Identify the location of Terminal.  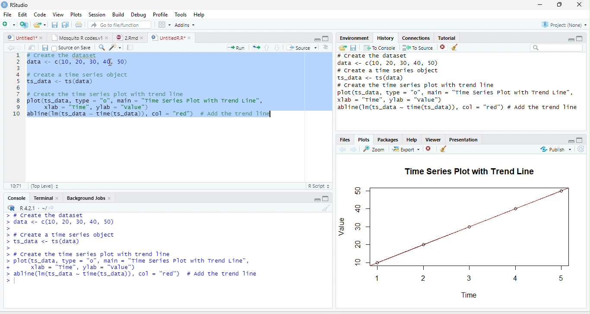
(42, 198).